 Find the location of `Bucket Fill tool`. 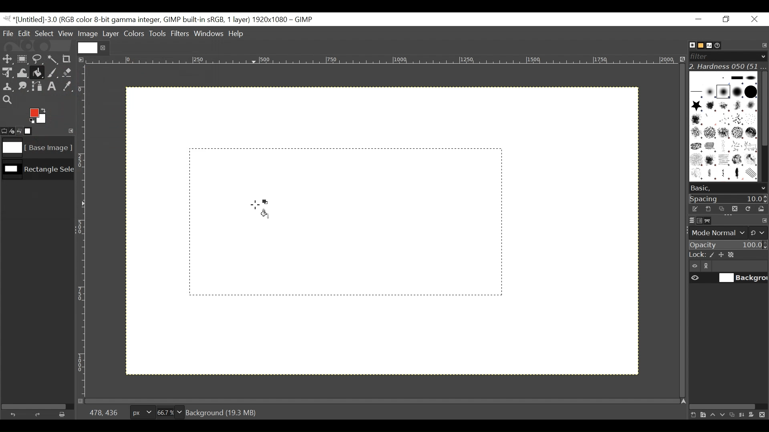

Bucket Fill tool is located at coordinates (38, 73).